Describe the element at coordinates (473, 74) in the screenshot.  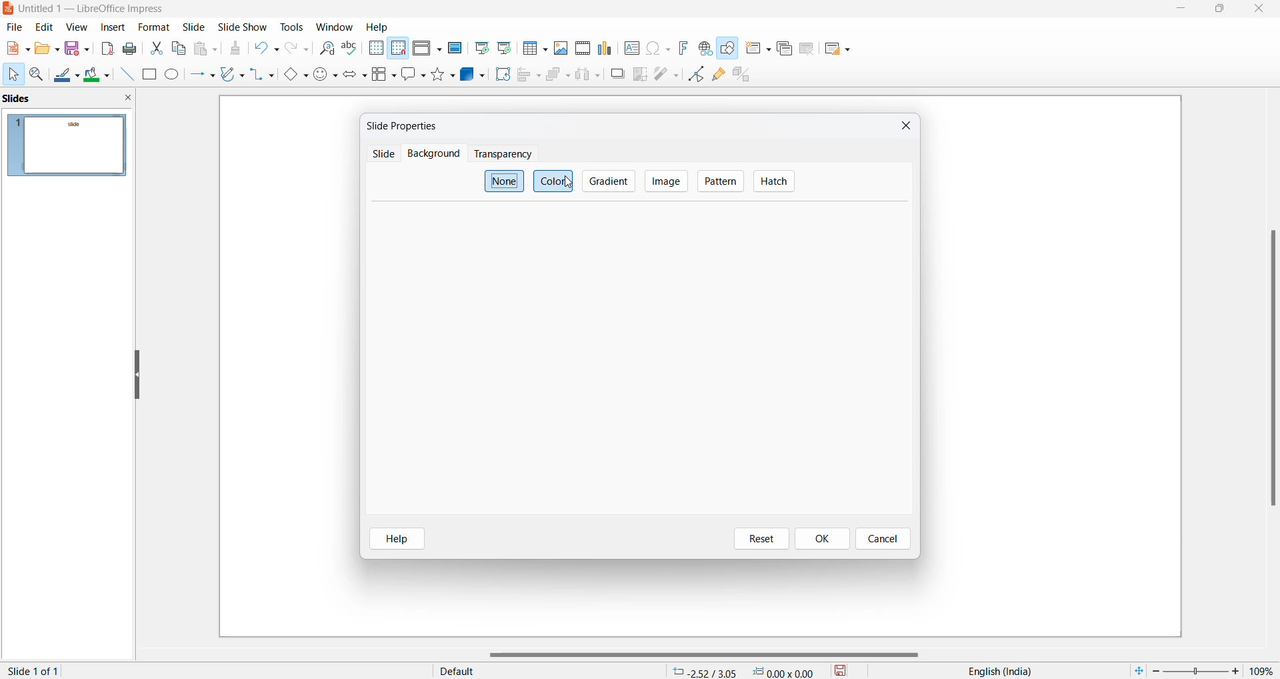
I see `3d objects` at that location.